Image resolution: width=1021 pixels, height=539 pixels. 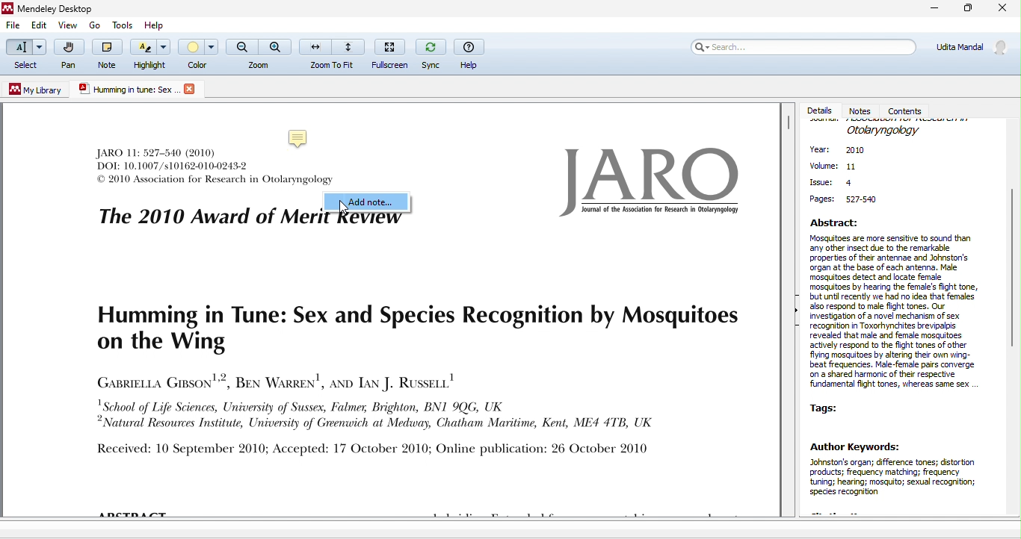 I want to click on year:2010, so click(x=847, y=152).